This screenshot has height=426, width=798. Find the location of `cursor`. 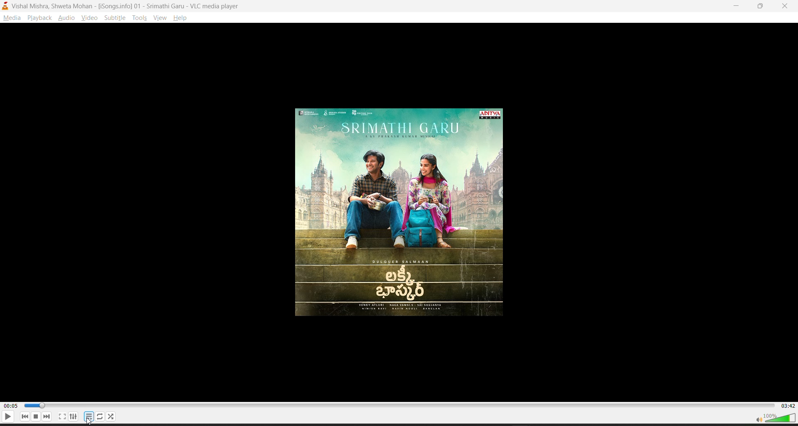

cursor is located at coordinates (89, 421).